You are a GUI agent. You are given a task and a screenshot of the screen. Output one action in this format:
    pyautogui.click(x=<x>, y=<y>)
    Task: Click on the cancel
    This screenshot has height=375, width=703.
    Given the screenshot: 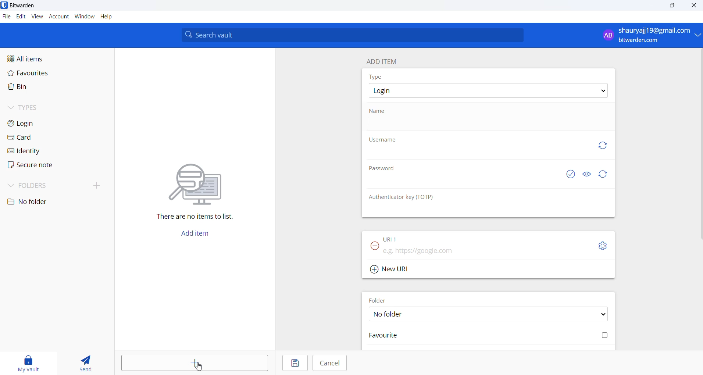 What is the action you would take?
    pyautogui.click(x=329, y=363)
    